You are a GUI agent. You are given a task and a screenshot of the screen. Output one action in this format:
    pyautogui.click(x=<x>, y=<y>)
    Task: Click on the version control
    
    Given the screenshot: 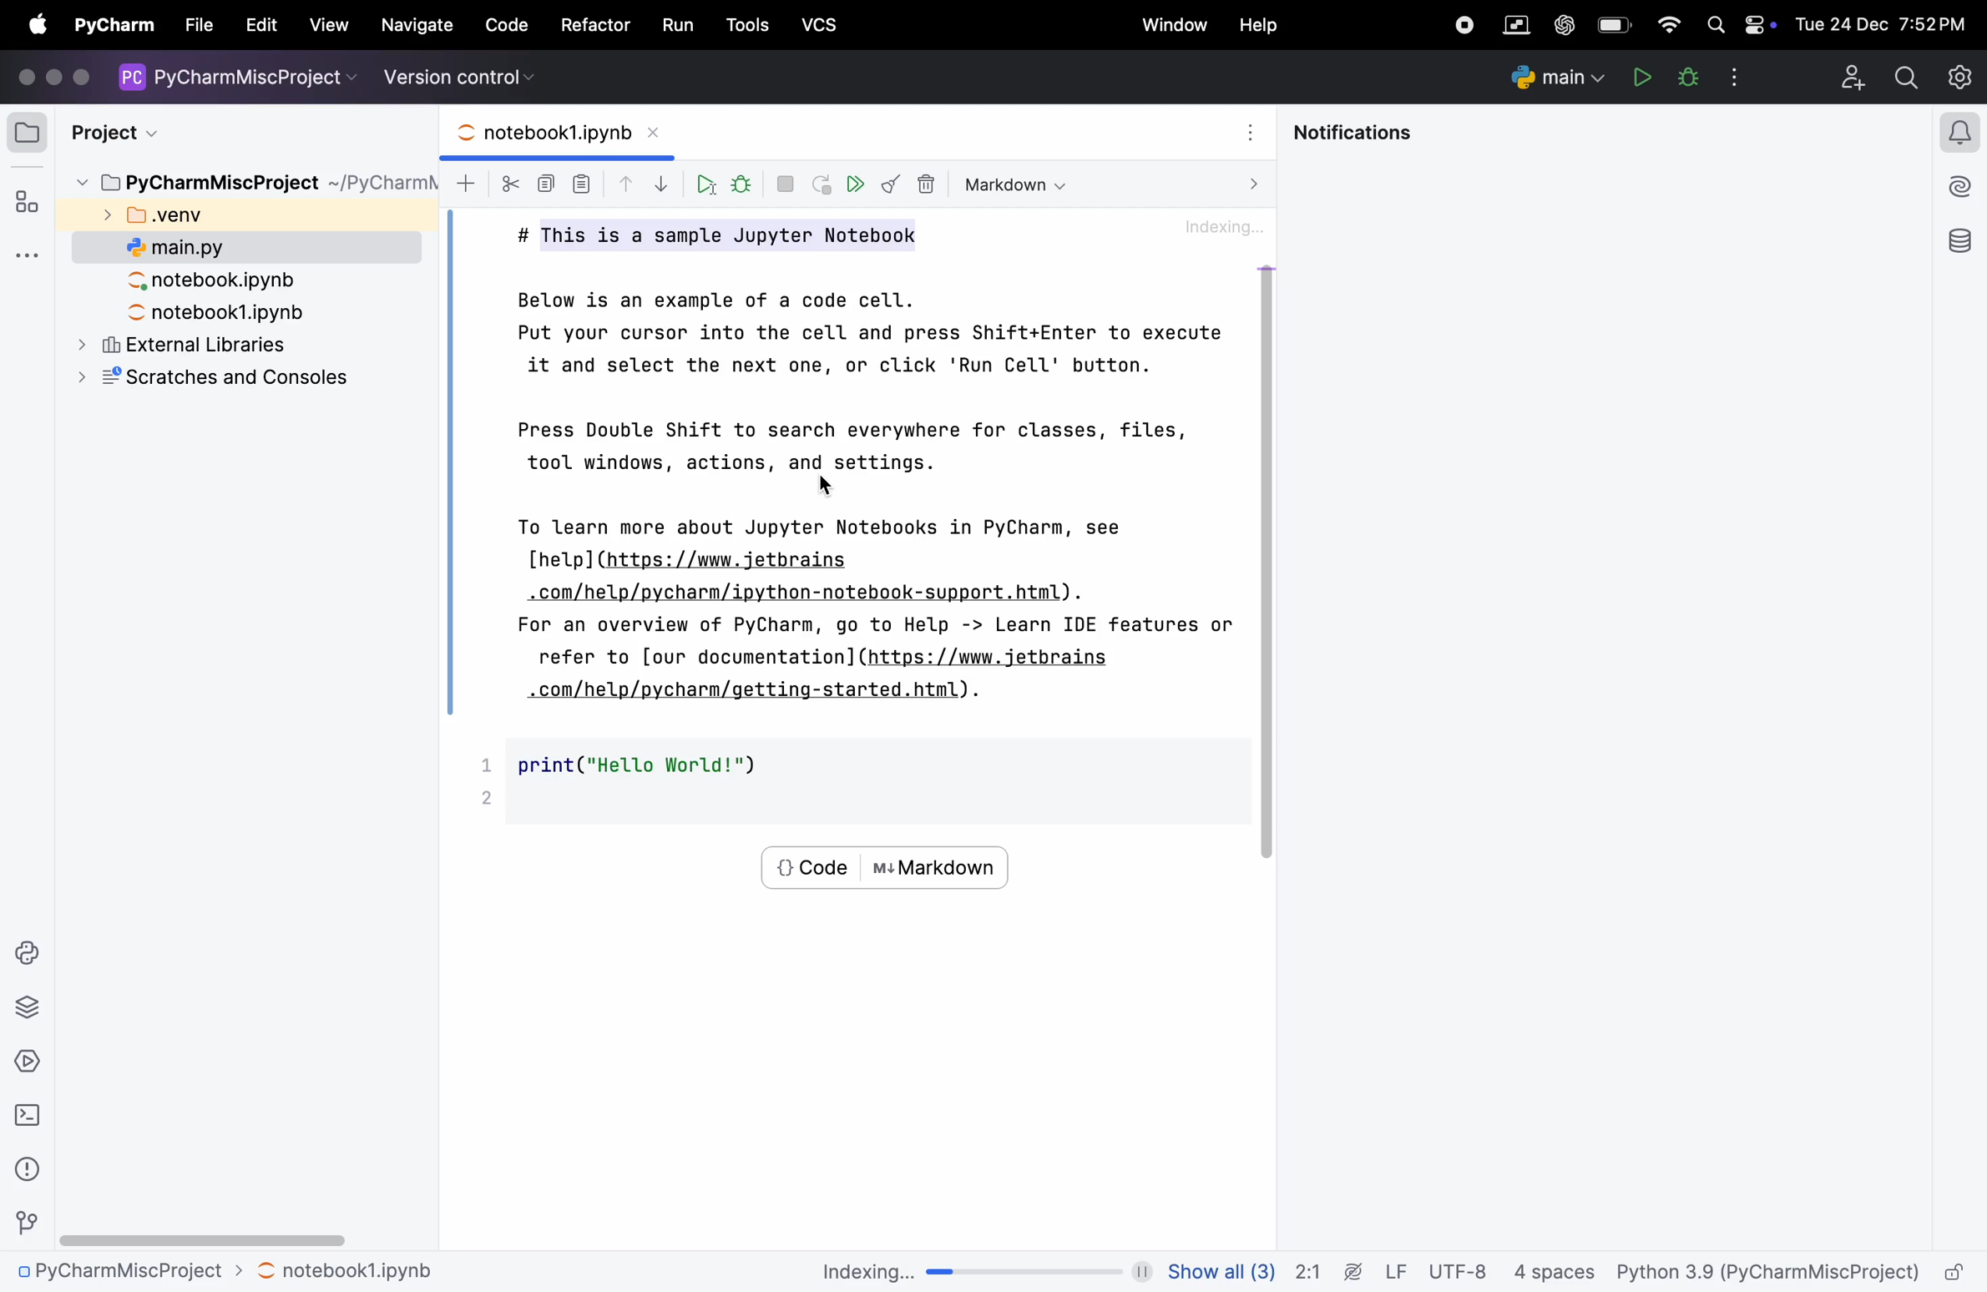 What is the action you would take?
    pyautogui.click(x=25, y=1224)
    